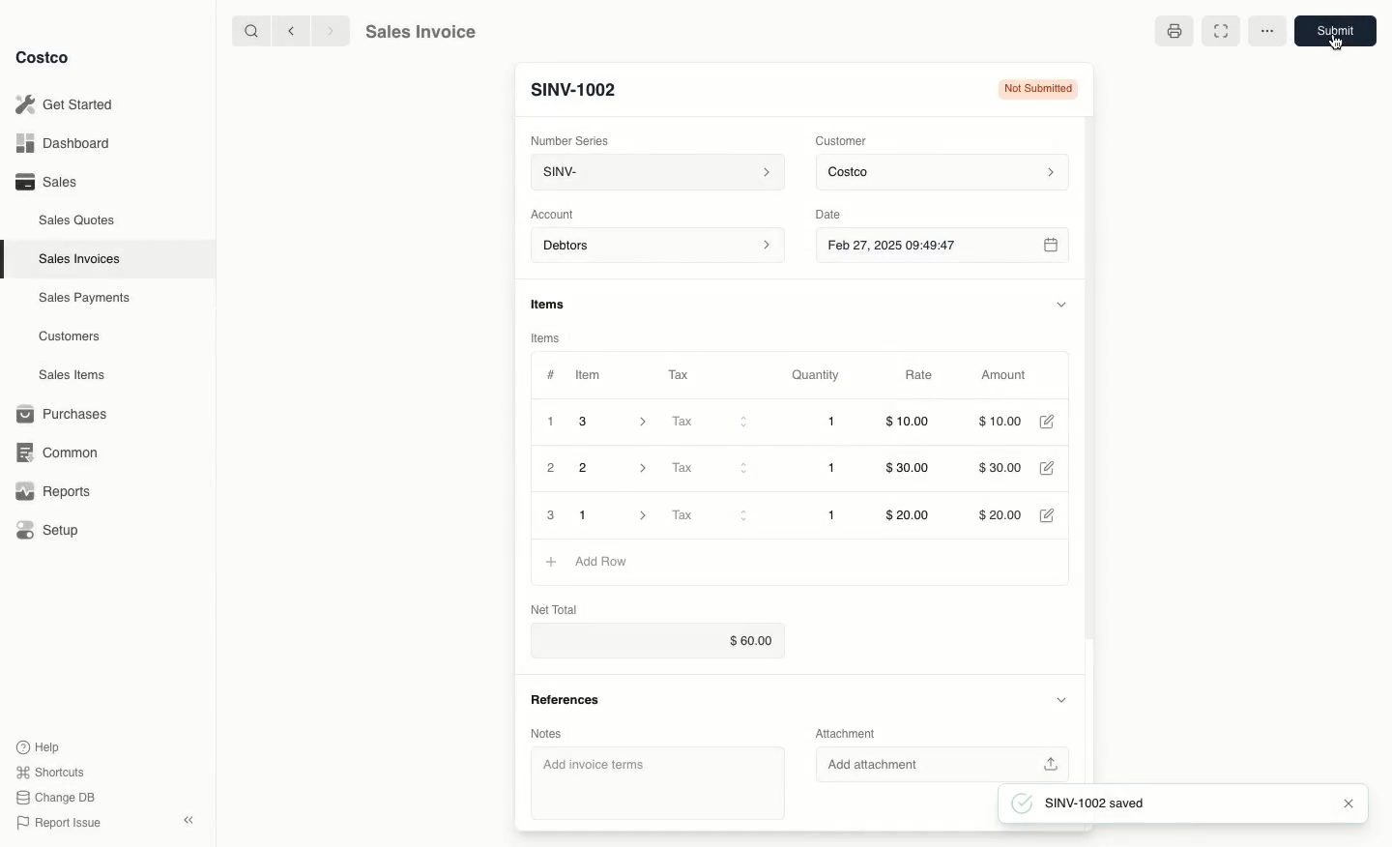 The height and width of the screenshot is (847, 1392). Describe the element at coordinates (74, 373) in the screenshot. I see `Sales Items` at that location.